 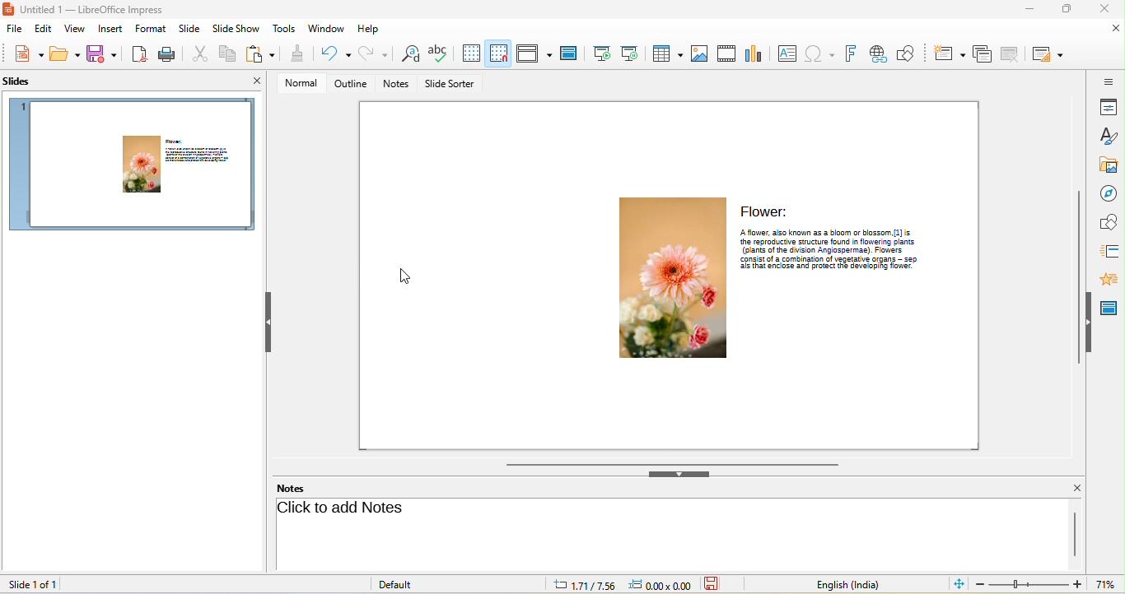 I want to click on print, so click(x=165, y=53).